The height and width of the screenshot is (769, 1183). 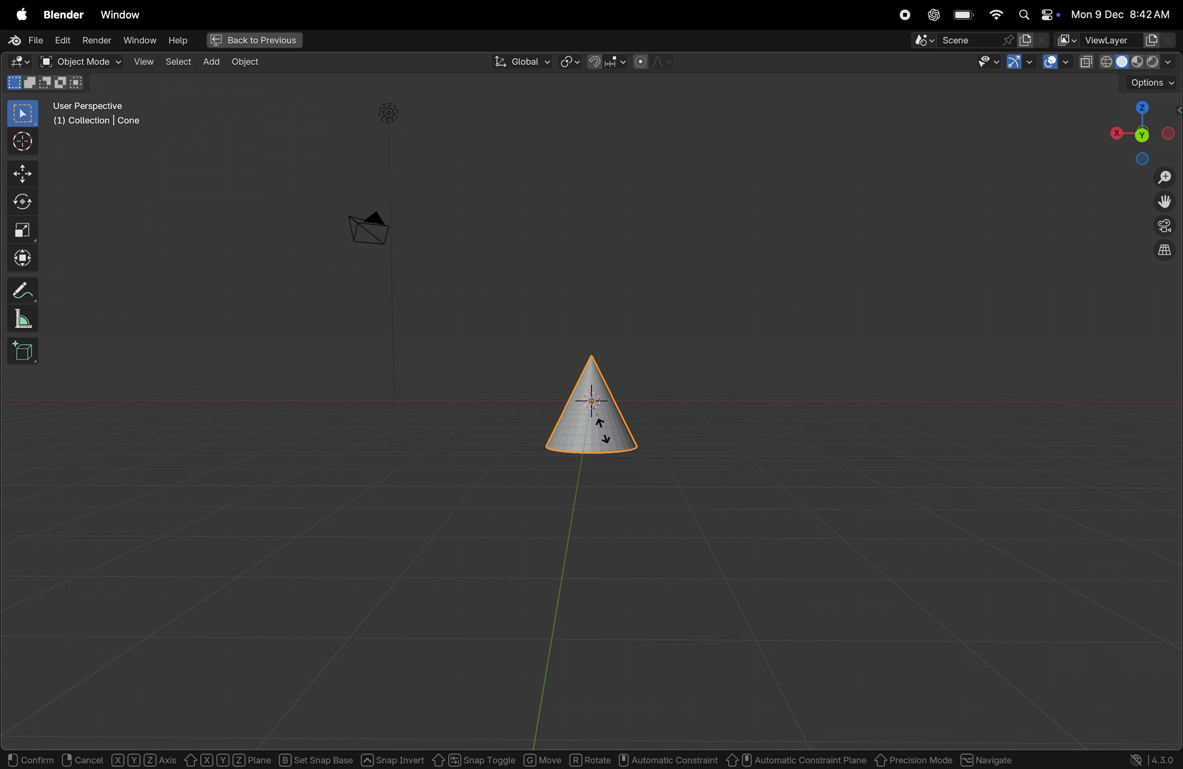 What do you see at coordinates (544, 760) in the screenshot?
I see `move` at bounding box center [544, 760].